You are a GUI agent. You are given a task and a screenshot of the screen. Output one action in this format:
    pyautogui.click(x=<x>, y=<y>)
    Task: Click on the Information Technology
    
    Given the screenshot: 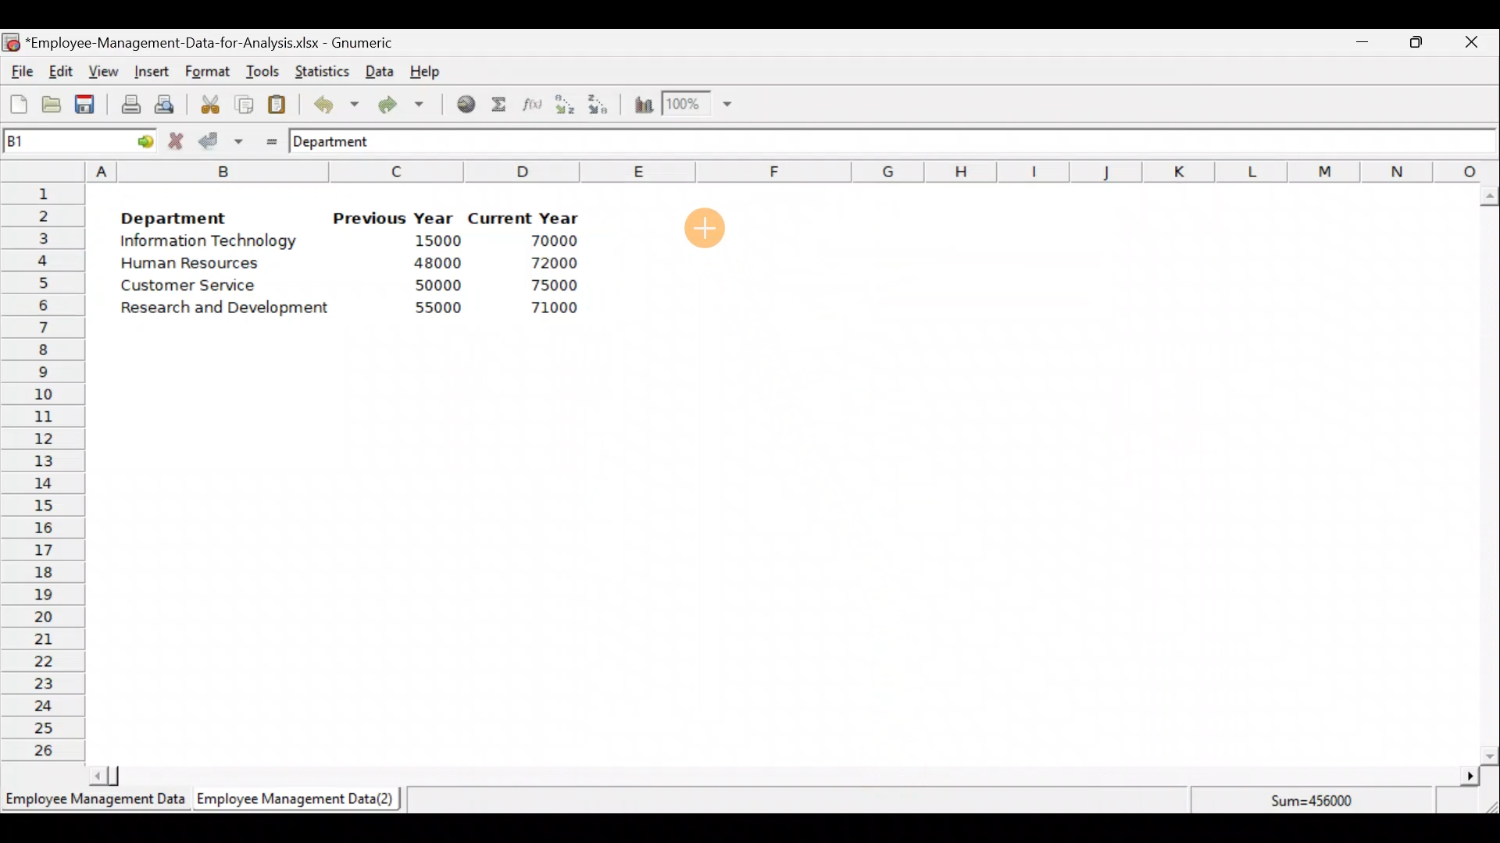 What is the action you would take?
    pyautogui.click(x=211, y=241)
    